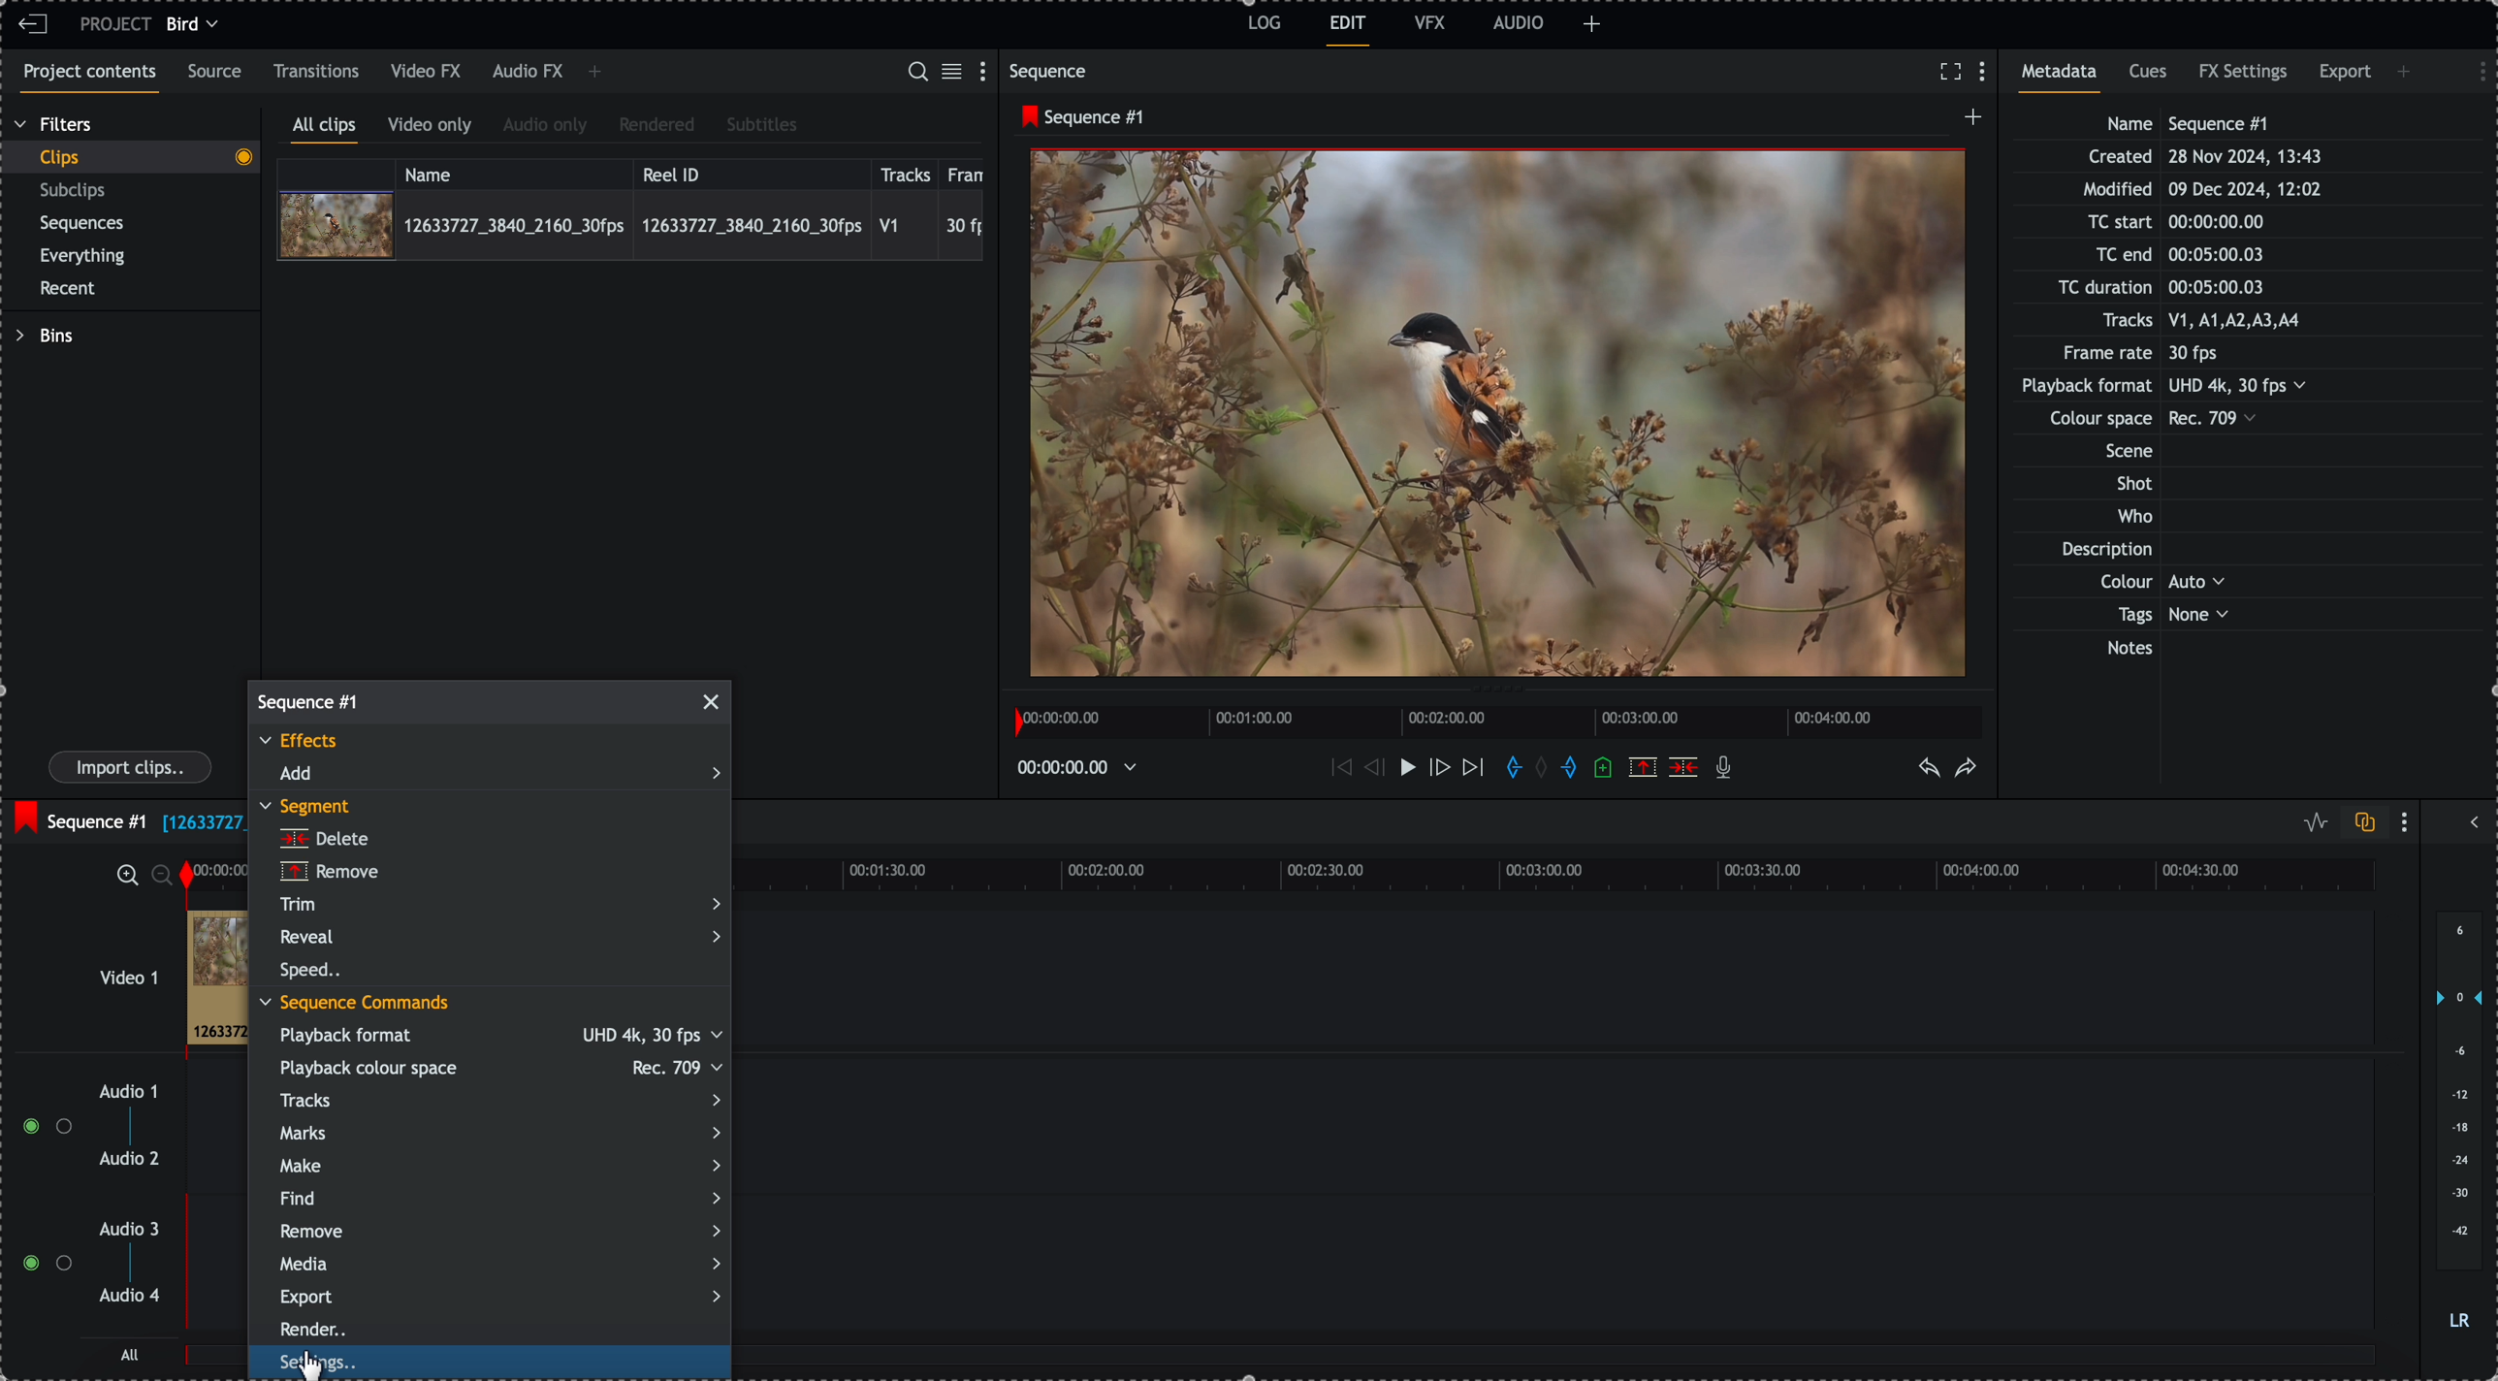 This screenshot has height=1381, width=2498. What do you see at coordinates (1987, 73) in the screenshot?
I see `show settings menu` at bounding box center [1987, 73].